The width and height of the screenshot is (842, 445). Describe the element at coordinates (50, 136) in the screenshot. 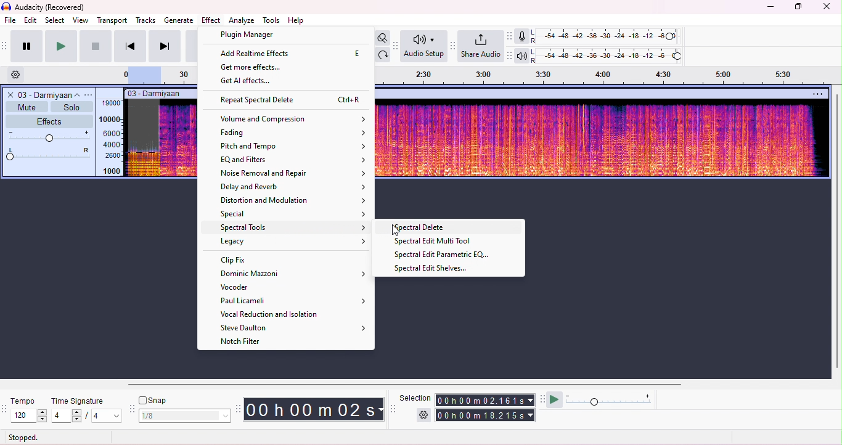

I see `volume` at that location.